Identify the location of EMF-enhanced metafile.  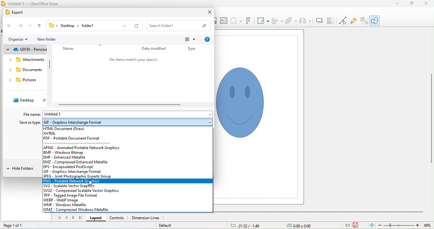
(66, 157).